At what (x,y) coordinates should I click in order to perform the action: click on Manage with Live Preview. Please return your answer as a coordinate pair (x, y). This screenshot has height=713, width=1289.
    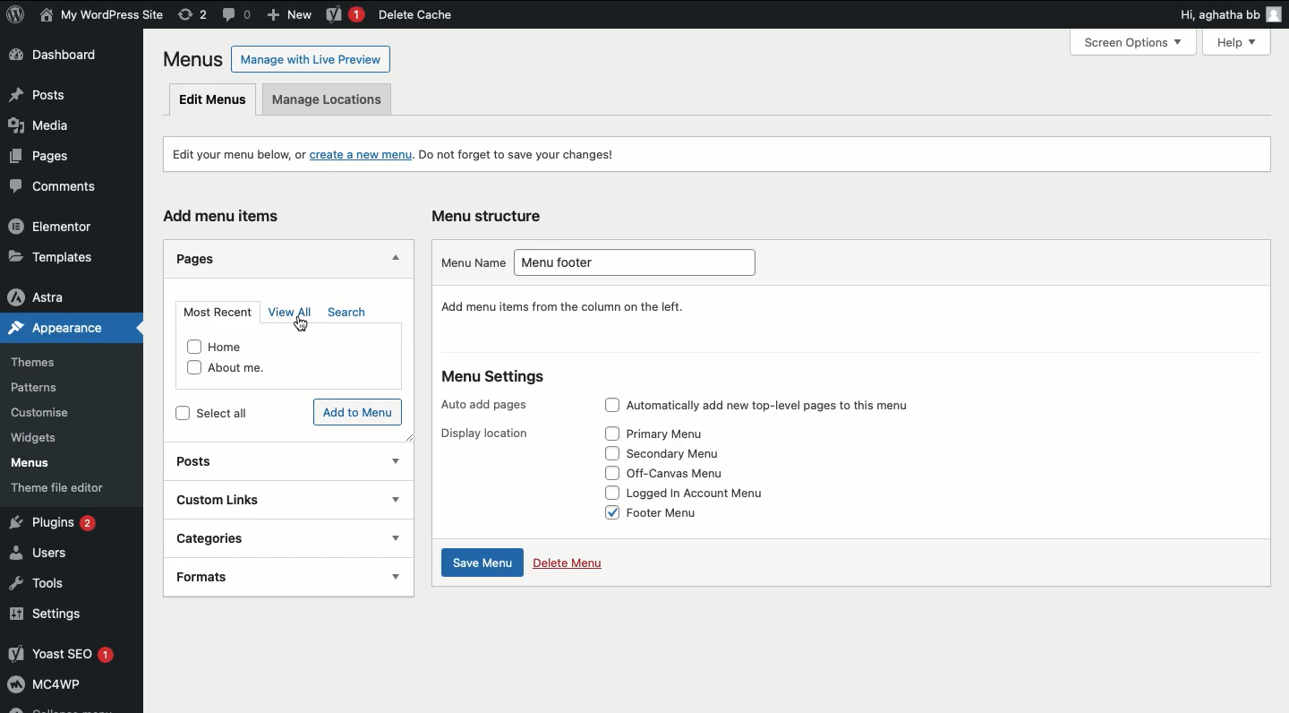
    Looking at the image, I should click on (311, 58).